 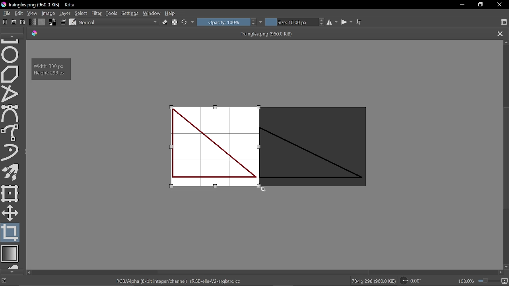 What do you see at coordinates (64, 23) in the screenshot?
I see `Edit brush settings` at bounding box center [64, 23].